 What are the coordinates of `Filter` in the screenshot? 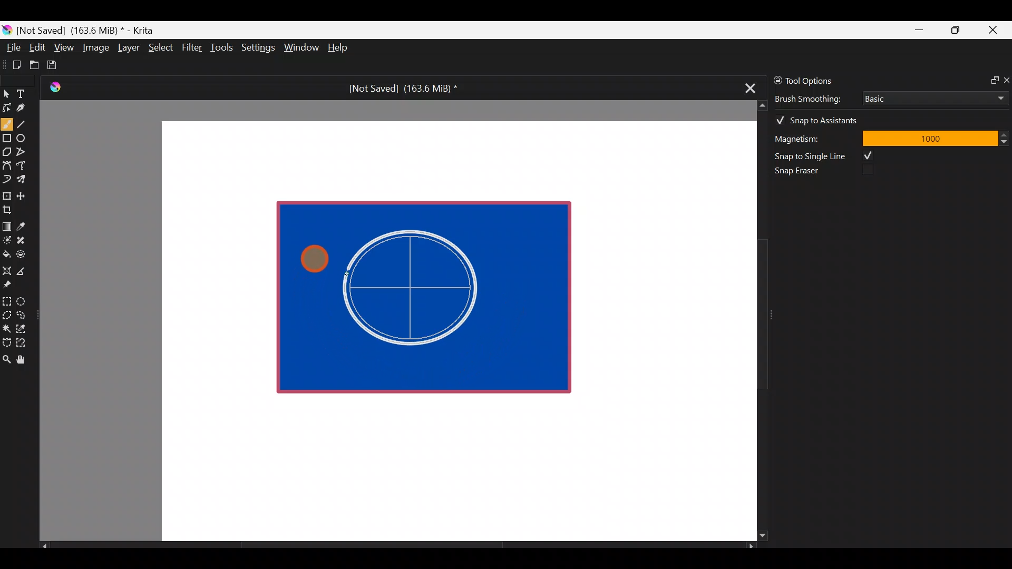 It's located at (192, 47).